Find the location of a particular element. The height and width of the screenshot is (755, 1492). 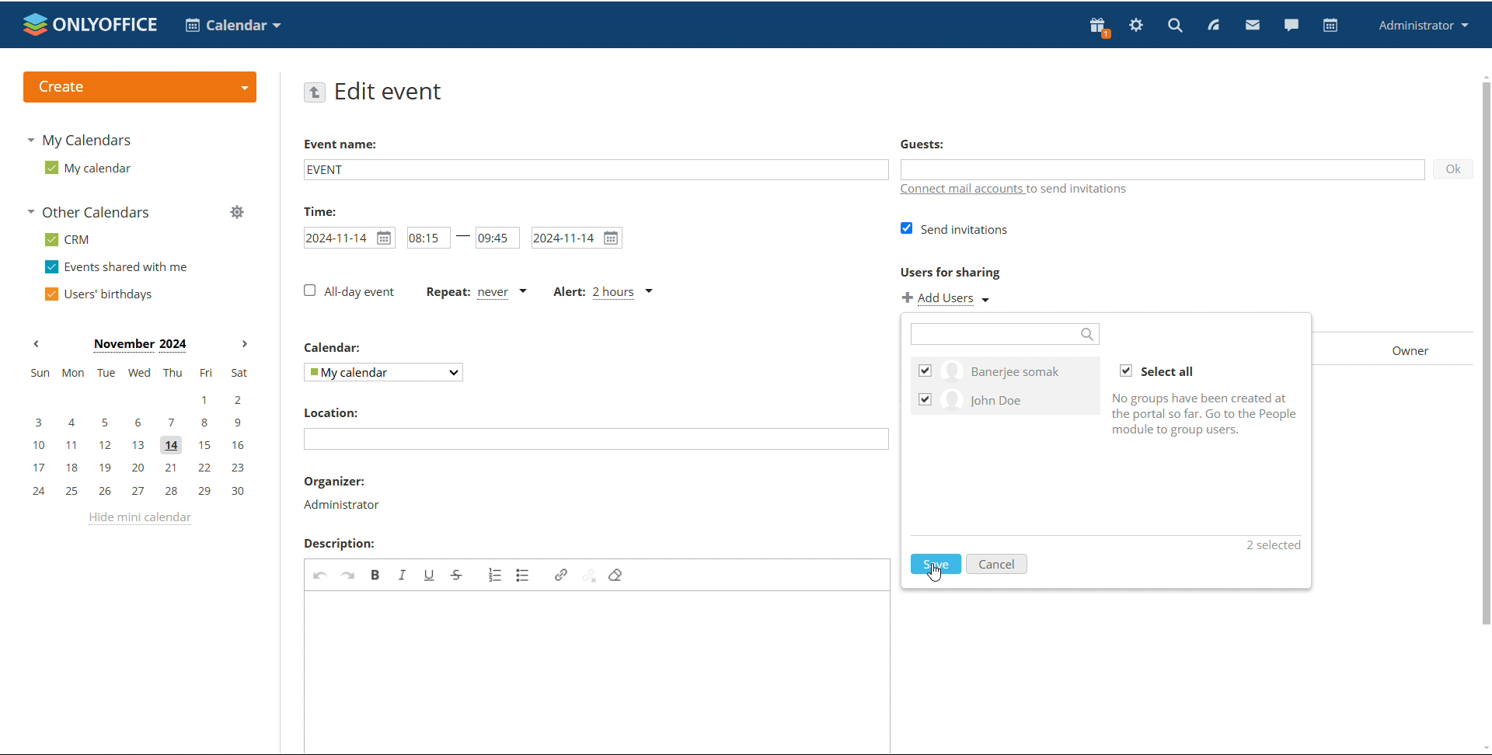

mail is located at coordinates (1252, 24).